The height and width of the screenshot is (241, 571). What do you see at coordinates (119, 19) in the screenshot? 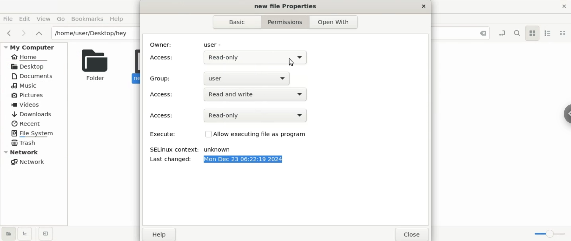
I see `Help` at bounding box center [119, 19].